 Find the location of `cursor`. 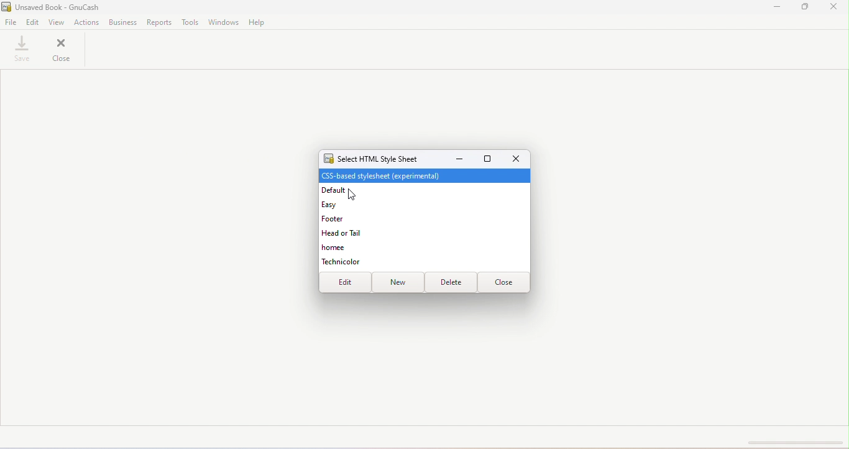

cursor is located at coordinates (350, 195).